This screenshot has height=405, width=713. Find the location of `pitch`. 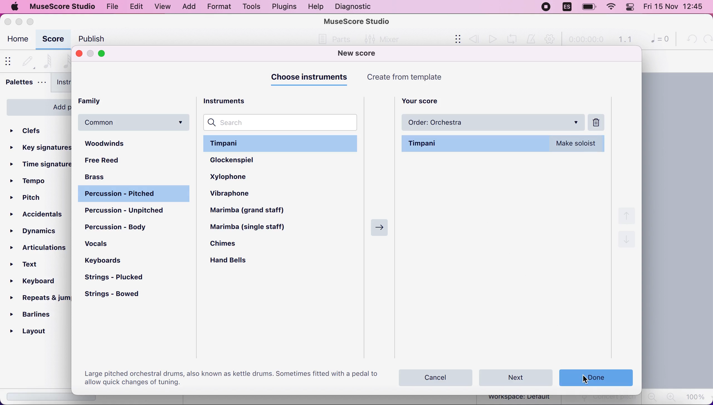

pitch is located at coordinates (29, 199).